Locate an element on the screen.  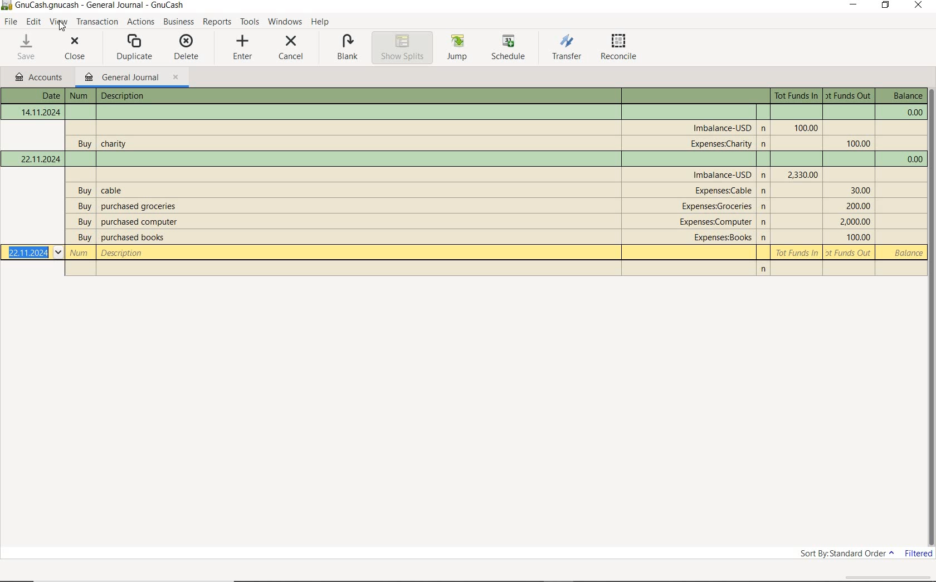
account is located at coordinates (720, 238).